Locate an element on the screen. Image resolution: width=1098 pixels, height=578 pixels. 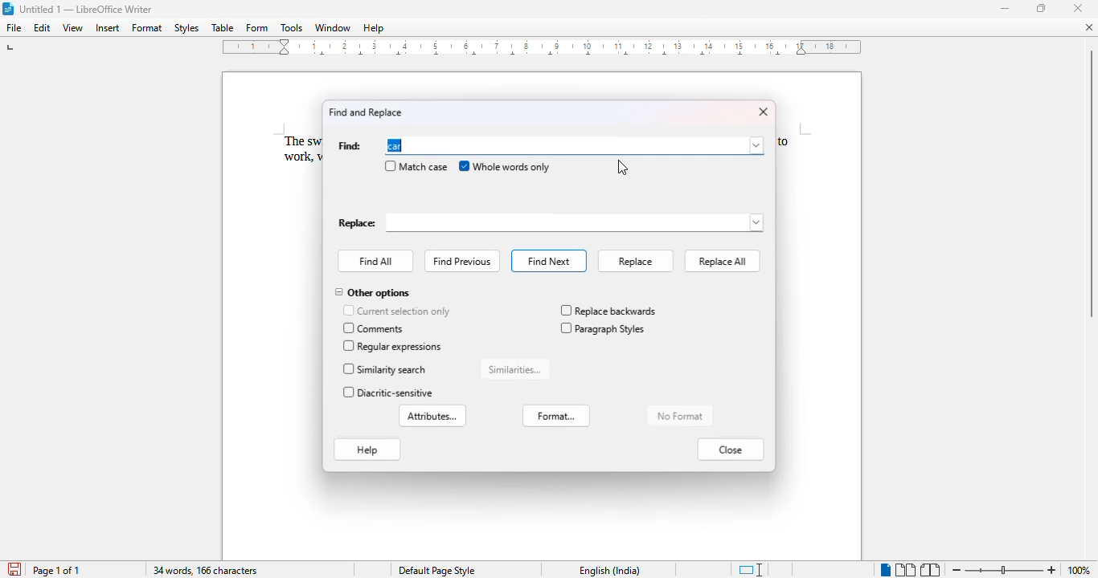
replace is located at coordinates (551, 223).